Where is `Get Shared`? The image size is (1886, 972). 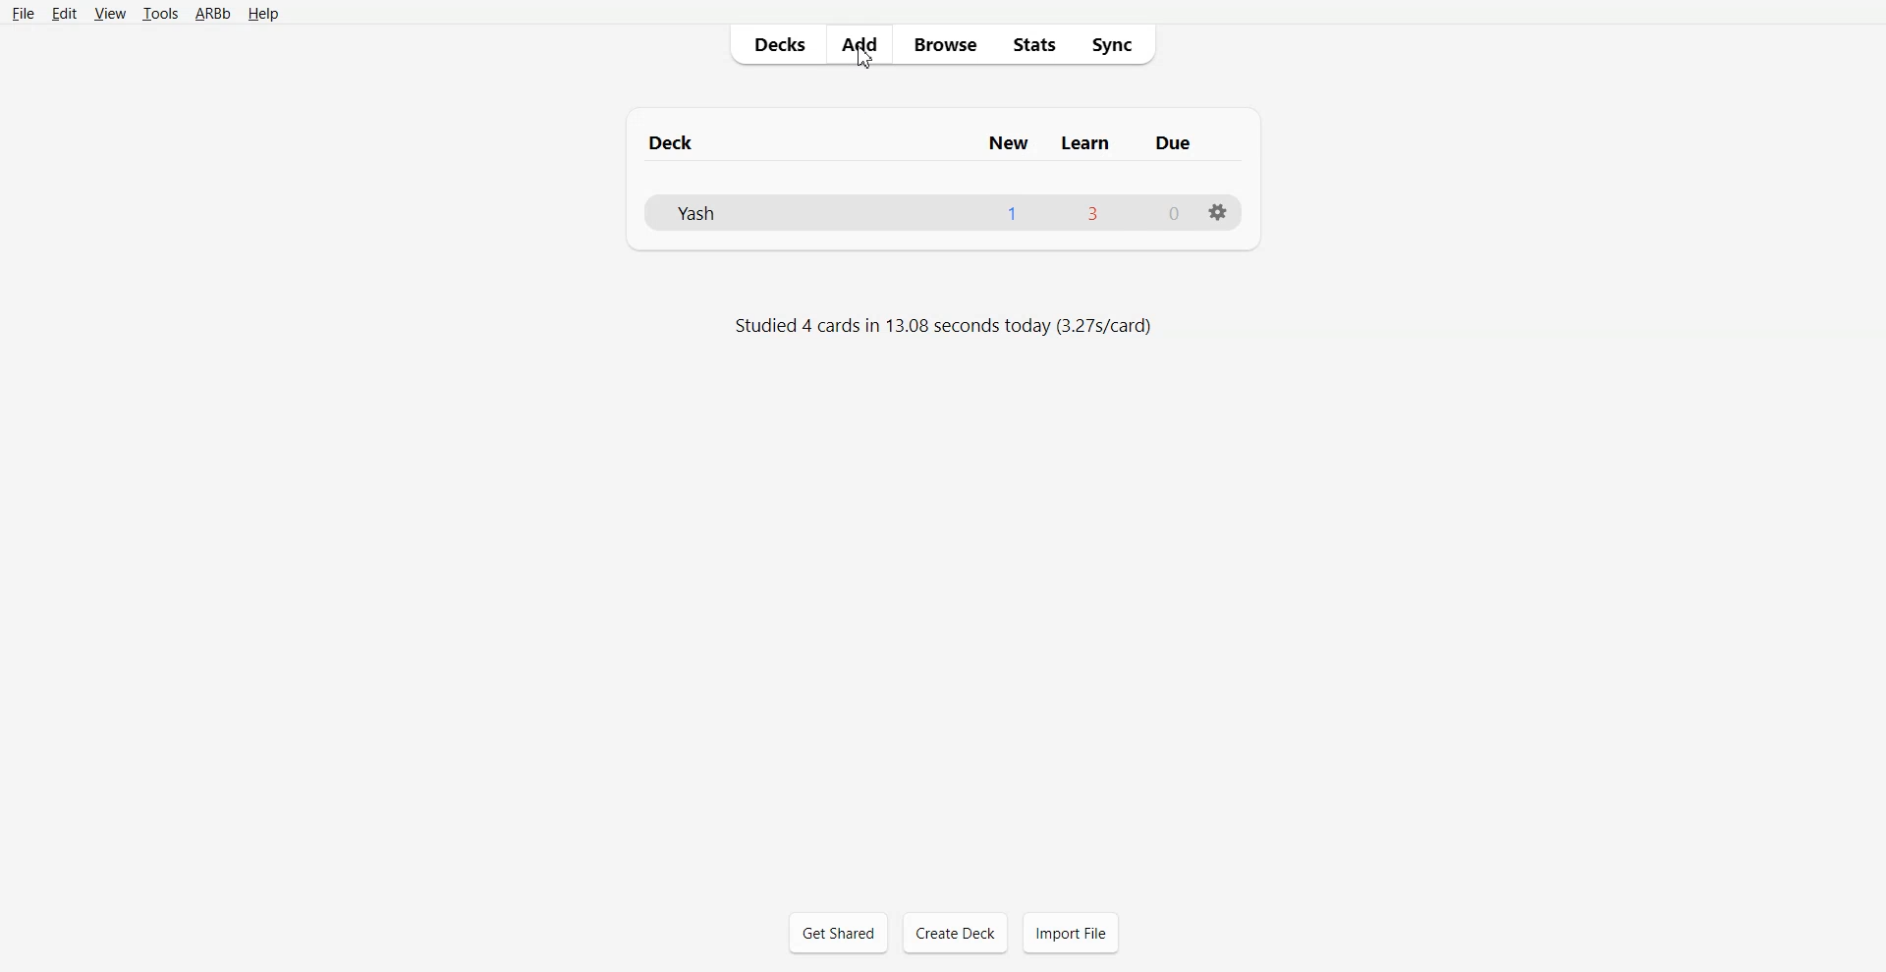
Get Shared is located at coordinates (838, 933).